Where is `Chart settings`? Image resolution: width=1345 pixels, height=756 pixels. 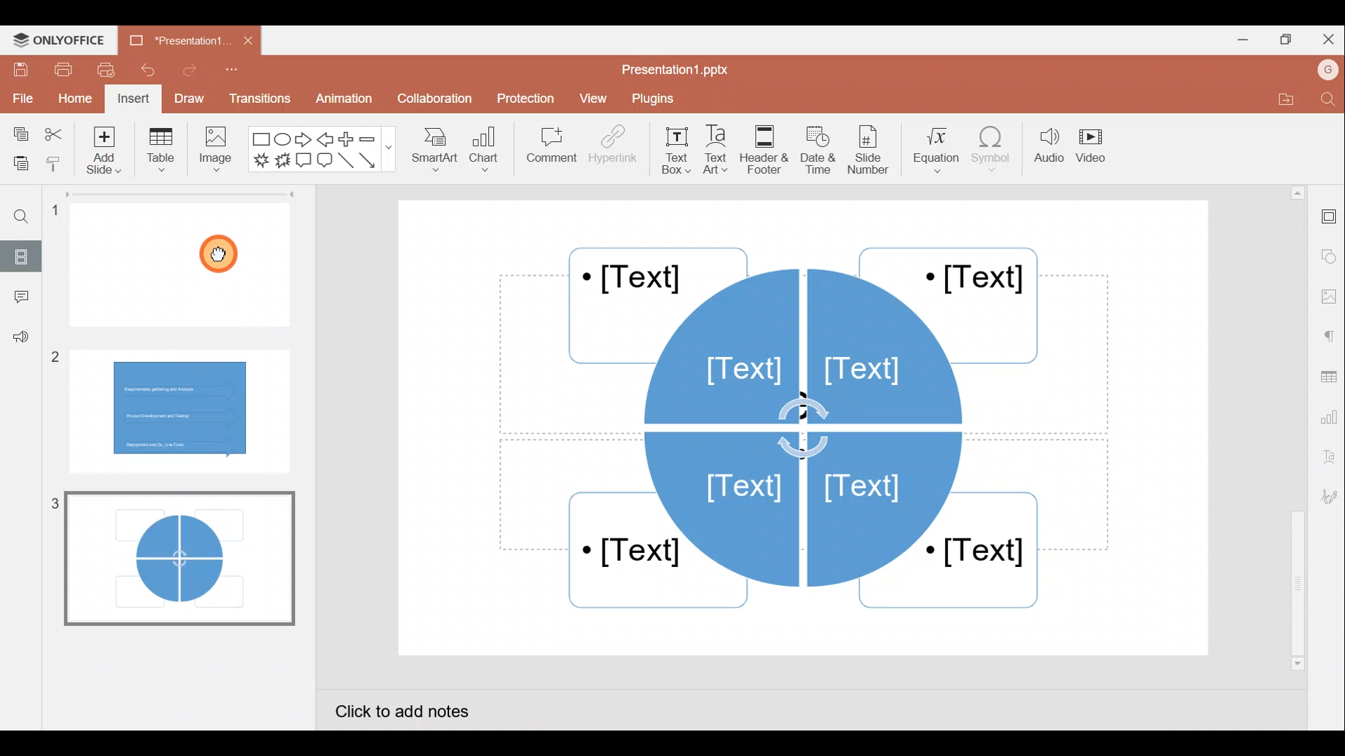 Chart settings is located at coordinates (1331, 419).